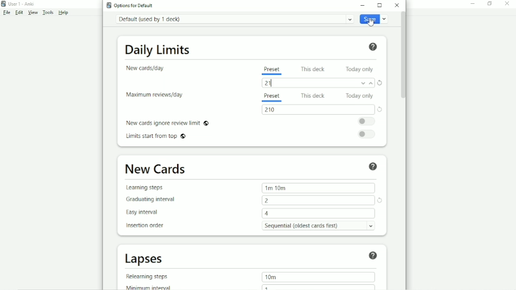 This screenshot has width=516, height=290. What do you see at coordinates (273, 71) in the screenshot?
I see `Preset` at bounding box center [273, 71].